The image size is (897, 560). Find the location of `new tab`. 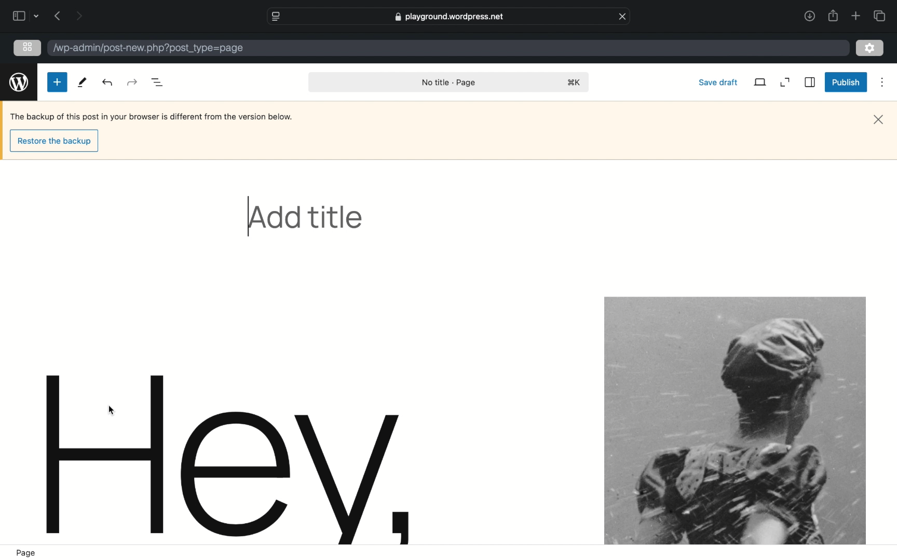

new tab is located at coordinates (855, 16).